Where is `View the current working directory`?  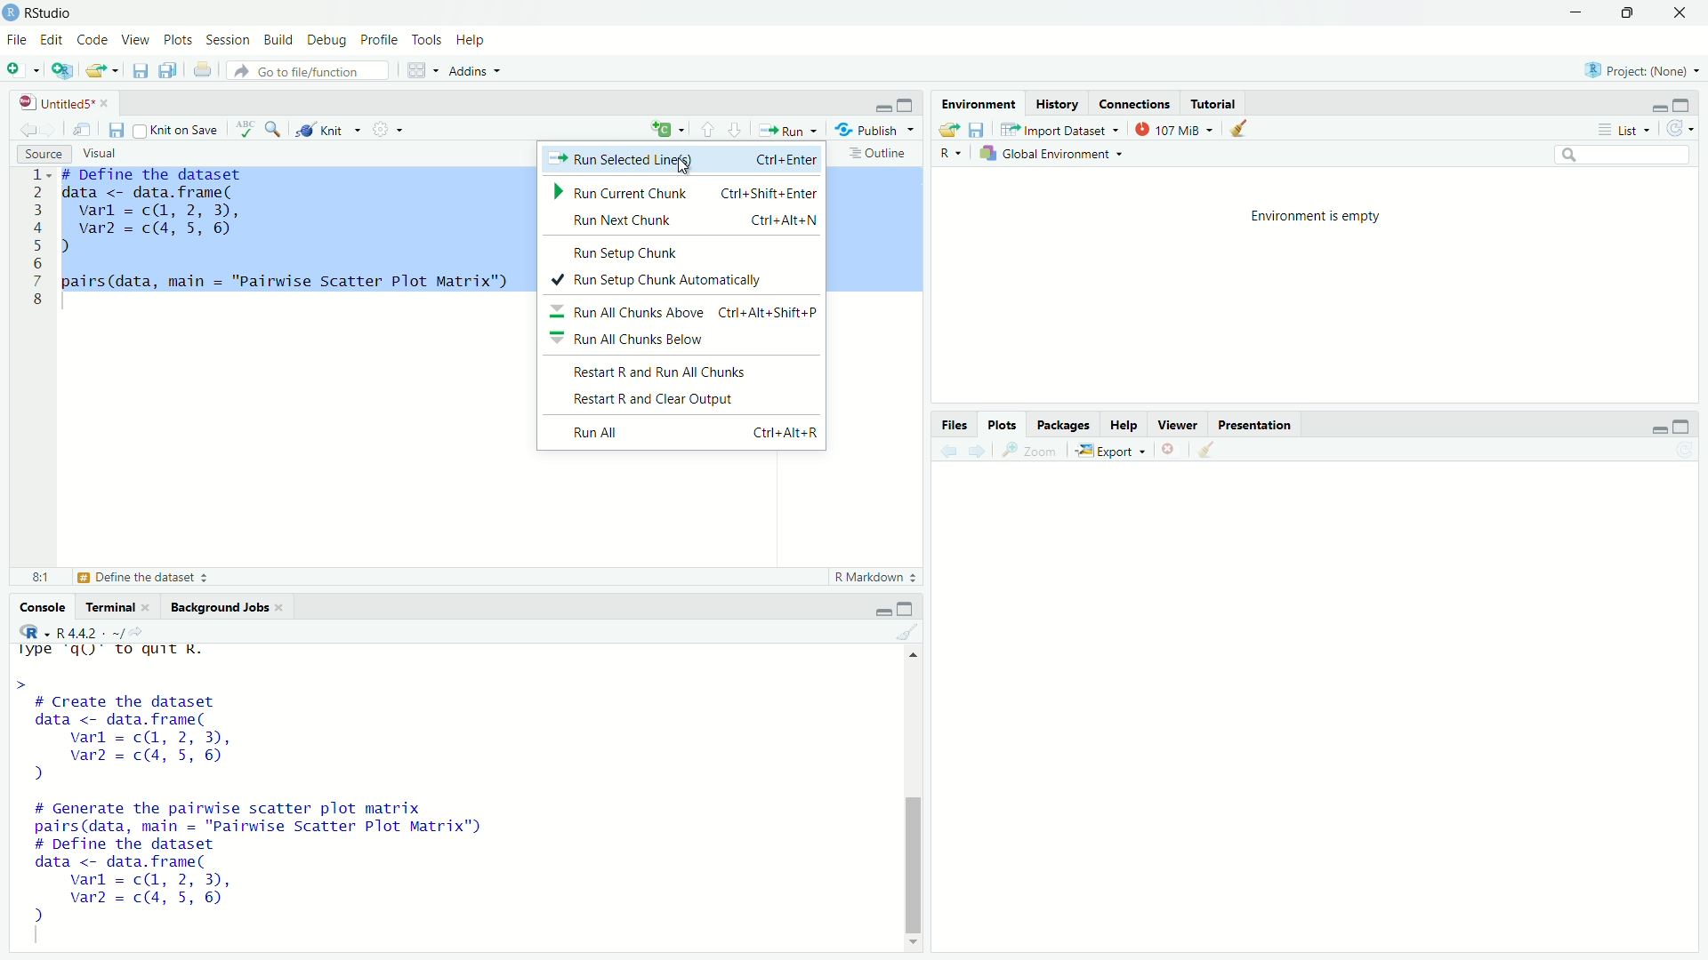 View the current working directory is located at coordinates (139, 629).